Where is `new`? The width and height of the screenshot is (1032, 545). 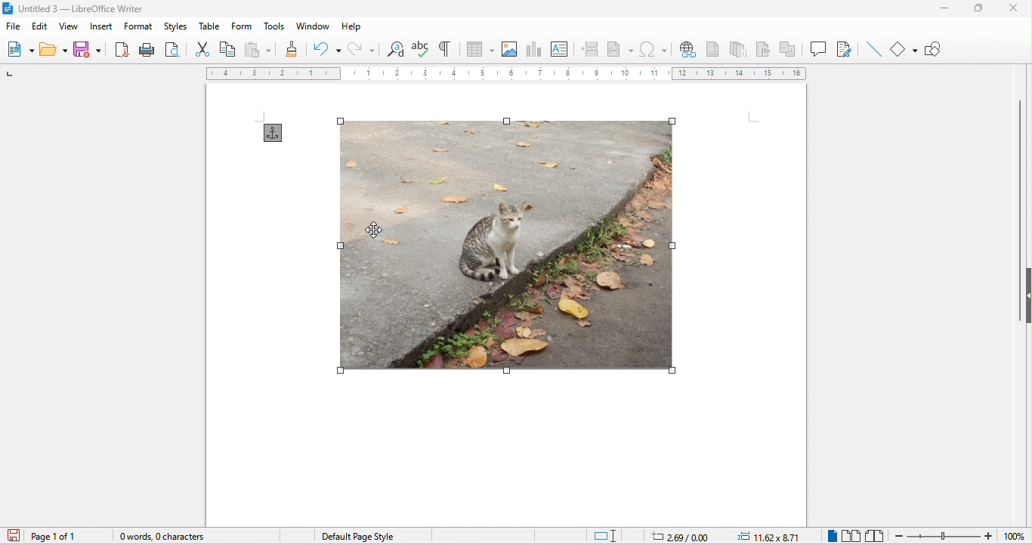 new is located at coordinates (21, 49).